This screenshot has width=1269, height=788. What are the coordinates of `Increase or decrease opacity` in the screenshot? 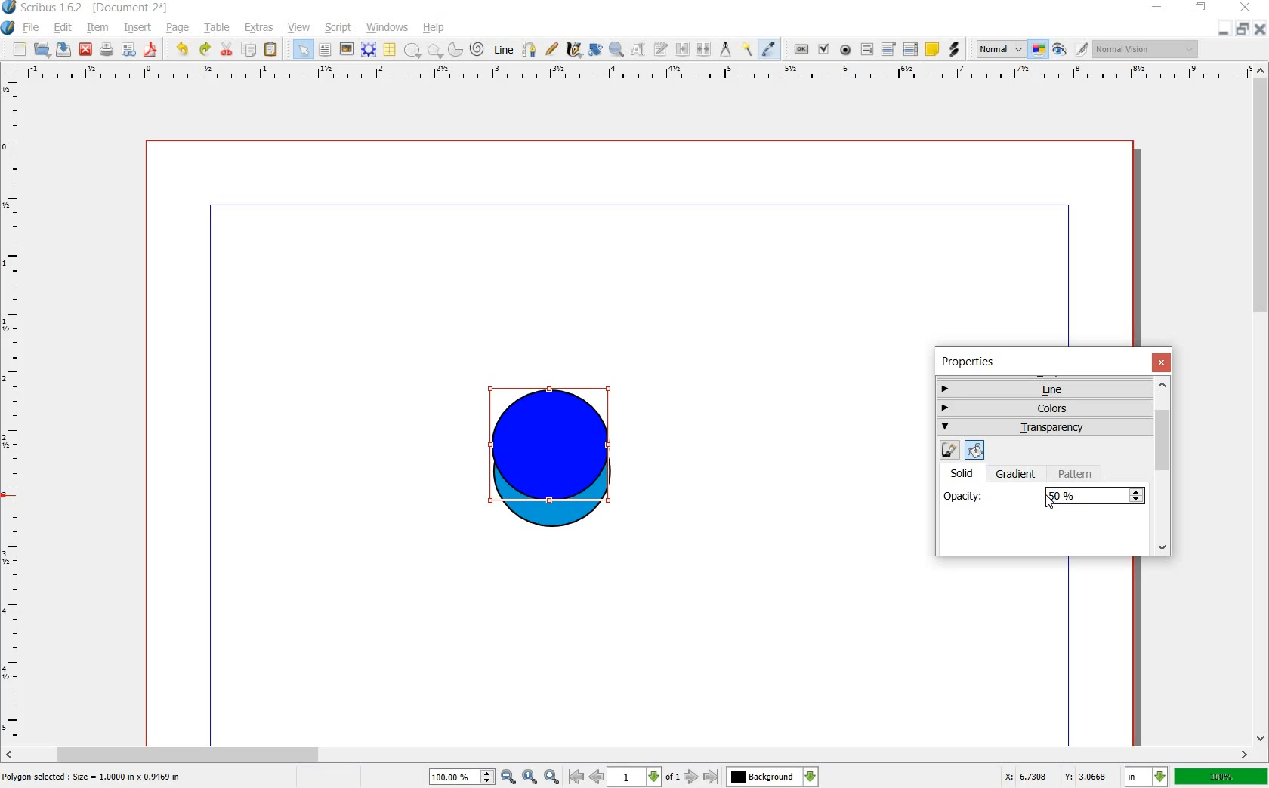 It's located at (1137, 497).